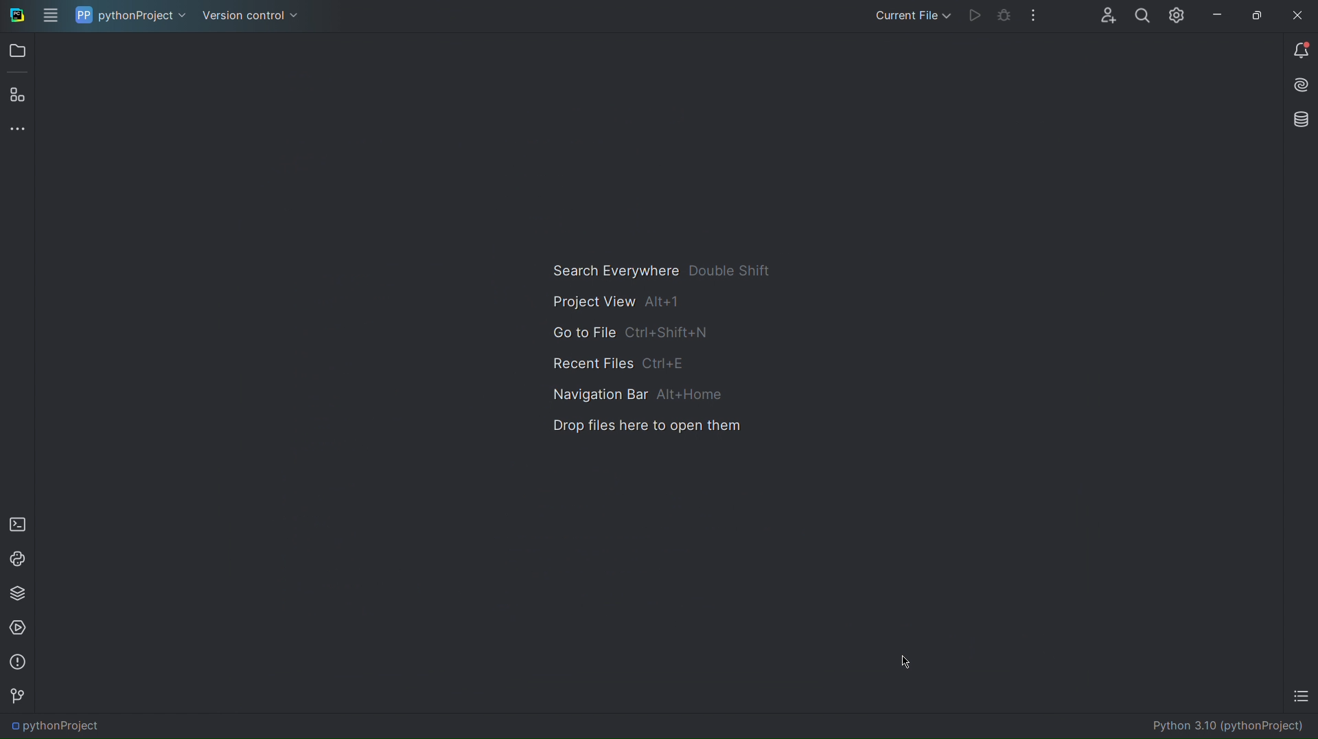 This screenshot has height=739, width=1318. I want to click on Terminal, so click(17, 522).